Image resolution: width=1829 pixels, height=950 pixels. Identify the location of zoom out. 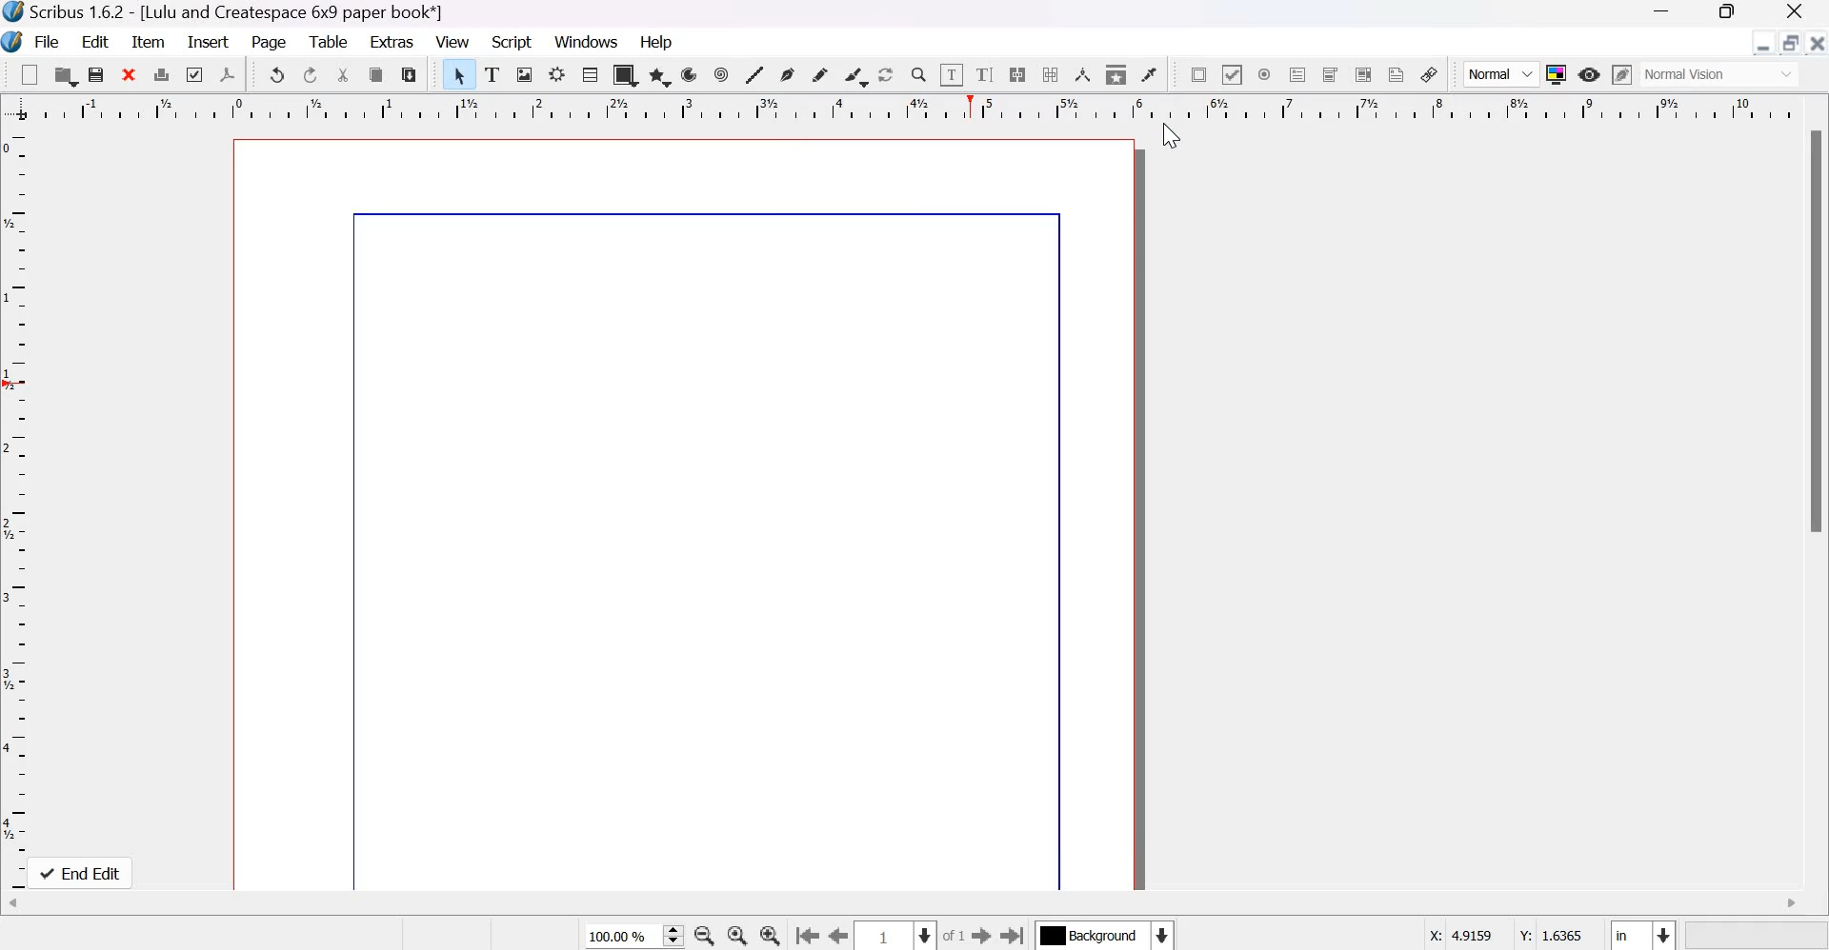
(701, 935).